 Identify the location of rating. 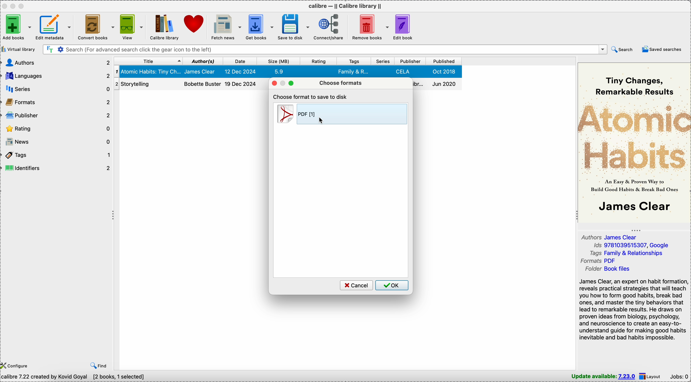
(57, 129).